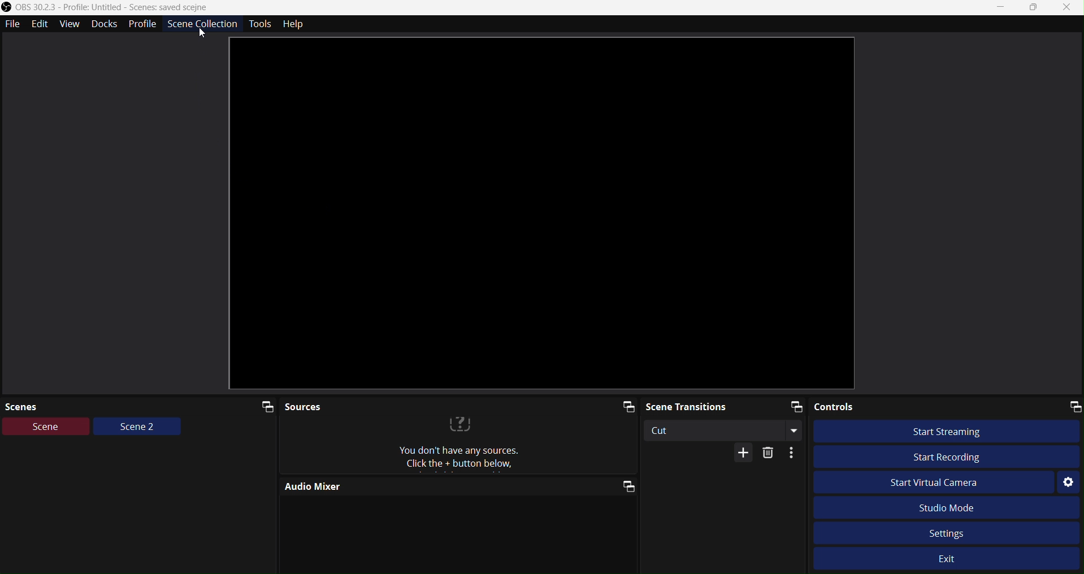 This screenshot has width=1084, height=574. What do you see at coordinates (1036, 9) in the screenshot?
I see `Box` at bounding box center [1036, 9].